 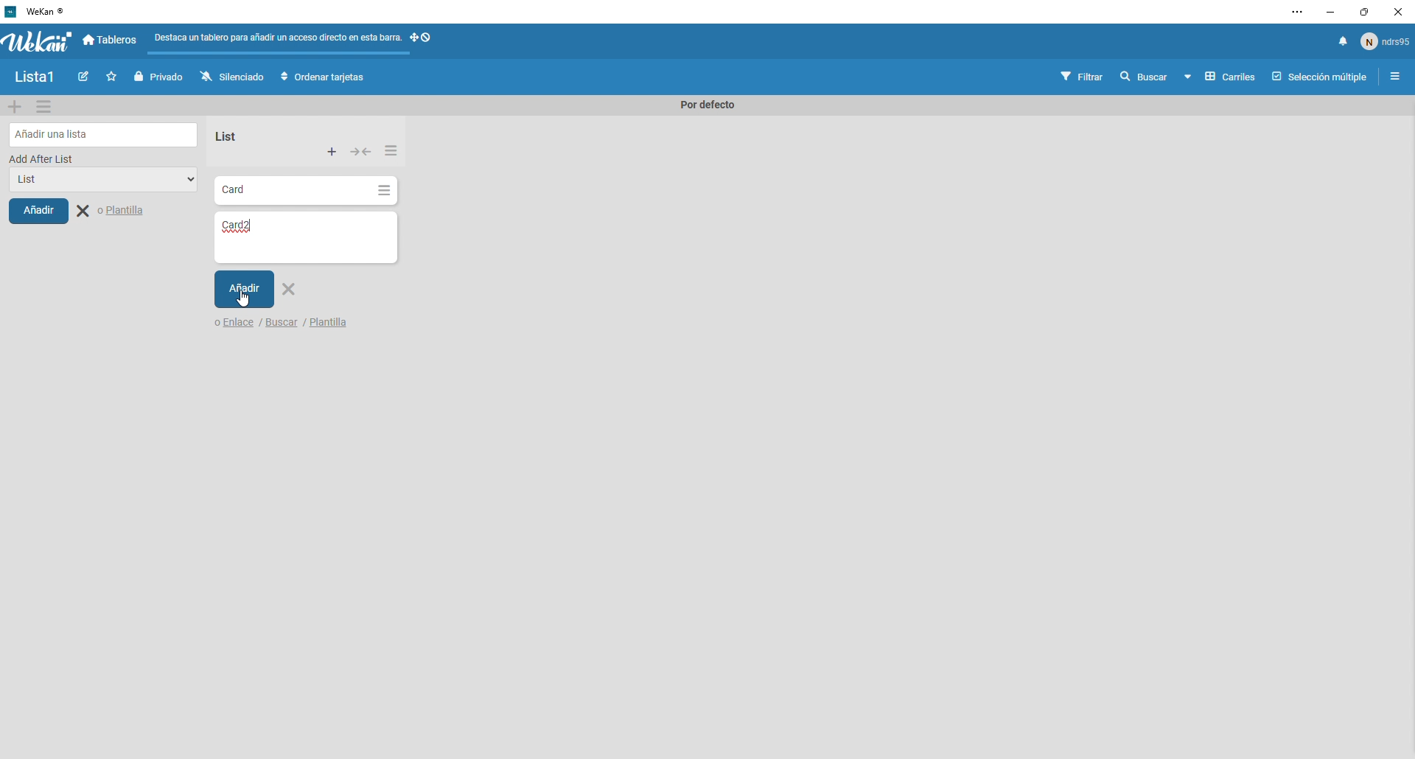 What do you see at coordinates (384, 192) in the screenshot?
I see `card options` at bounding box center [384, 192].